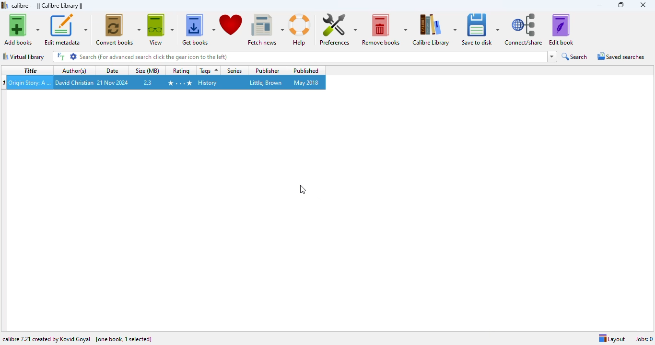  What do you see at coordinates (600, 5) in the screenshot?
I see `minimize` at bounding box center [600, 5].